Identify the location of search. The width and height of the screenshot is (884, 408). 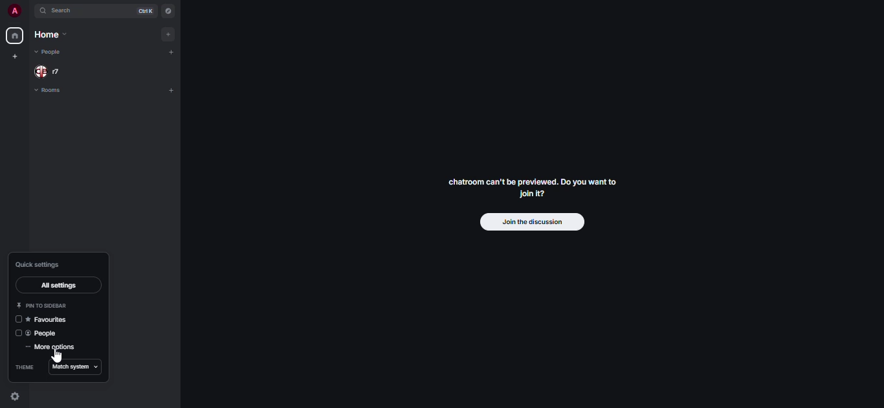
(61, 10).